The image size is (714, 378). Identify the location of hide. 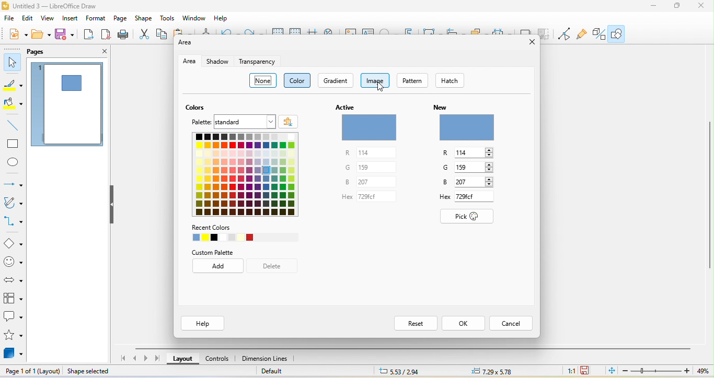
(113, 209).